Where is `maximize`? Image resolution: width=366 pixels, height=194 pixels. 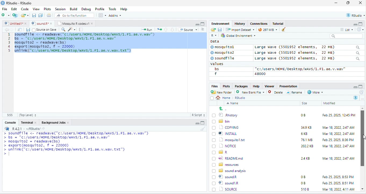
maximize is located at coordinates (202, 123).